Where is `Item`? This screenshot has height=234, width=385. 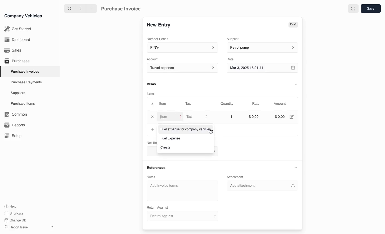 Item is located at coordinates (162, 104).